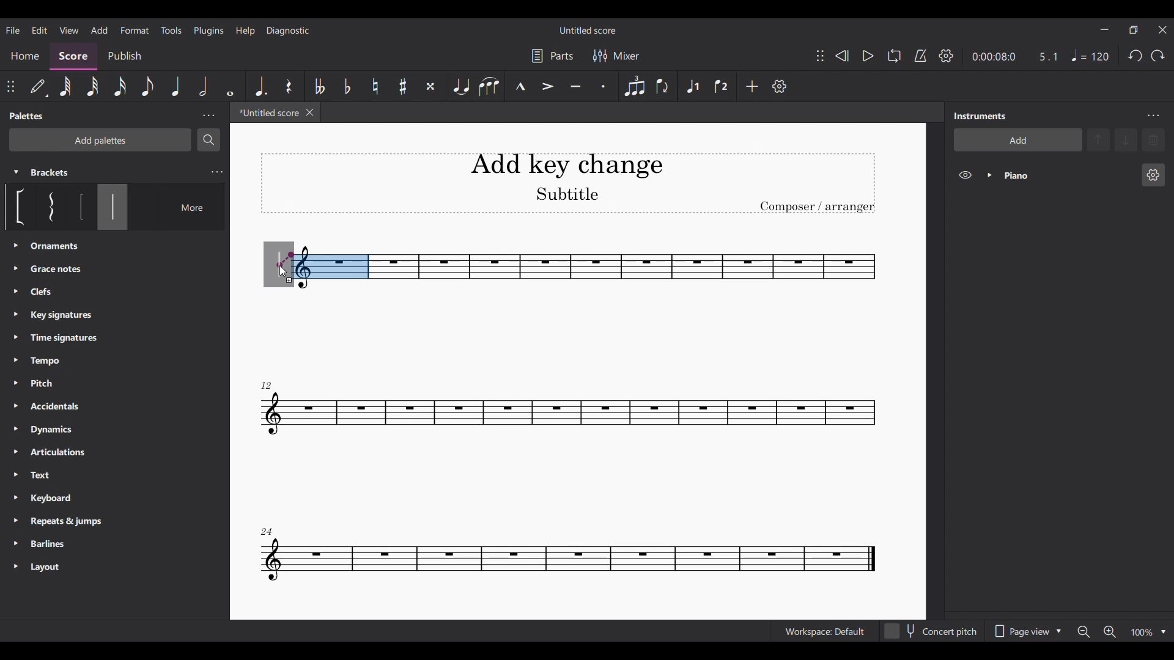  Describe the element at coordinates (93, 87) in the screenshot. I see `32nd note` at that location.